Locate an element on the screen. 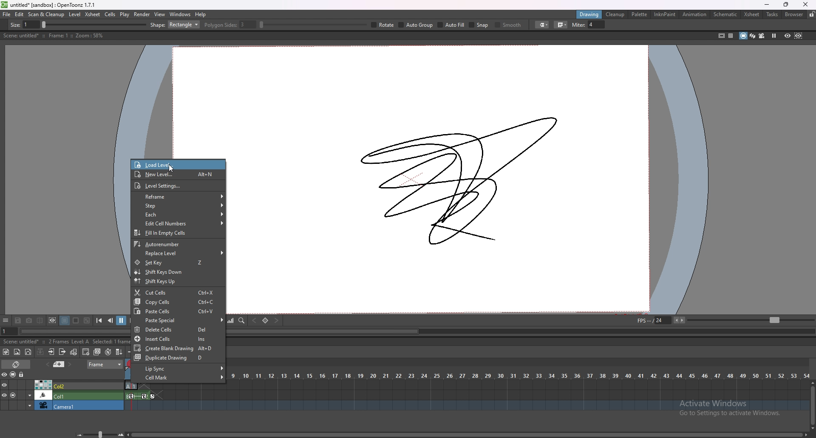 The width and height of the screenshot is (816, 438). new raster level is located at coordinates (17, 352).